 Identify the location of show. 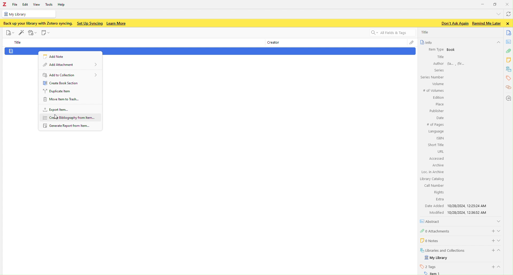
(501, 267).